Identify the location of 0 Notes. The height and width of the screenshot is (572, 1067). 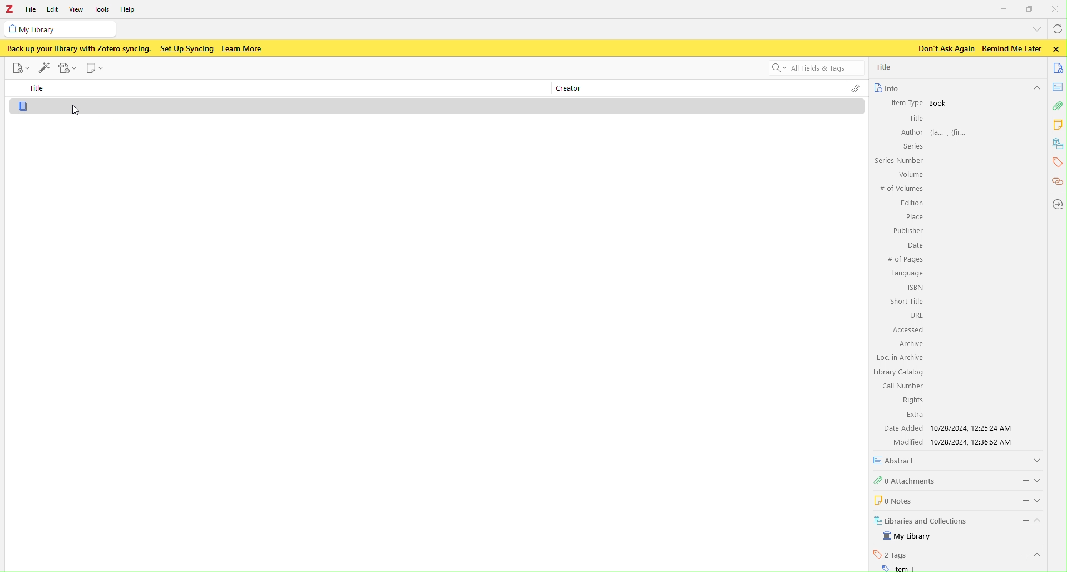
(892, 500).